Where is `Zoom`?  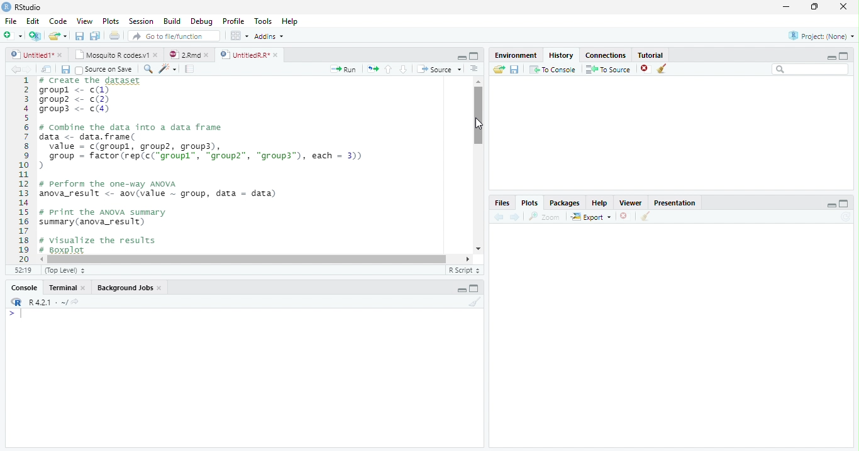 Zoom is located at coordinates (545, 217).